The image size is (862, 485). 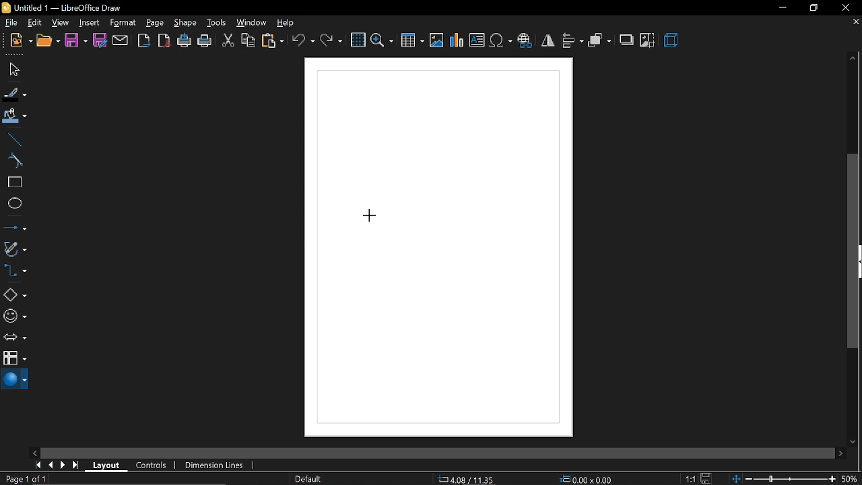 I want to click on curves and polygons, so click(x=15, y=247).